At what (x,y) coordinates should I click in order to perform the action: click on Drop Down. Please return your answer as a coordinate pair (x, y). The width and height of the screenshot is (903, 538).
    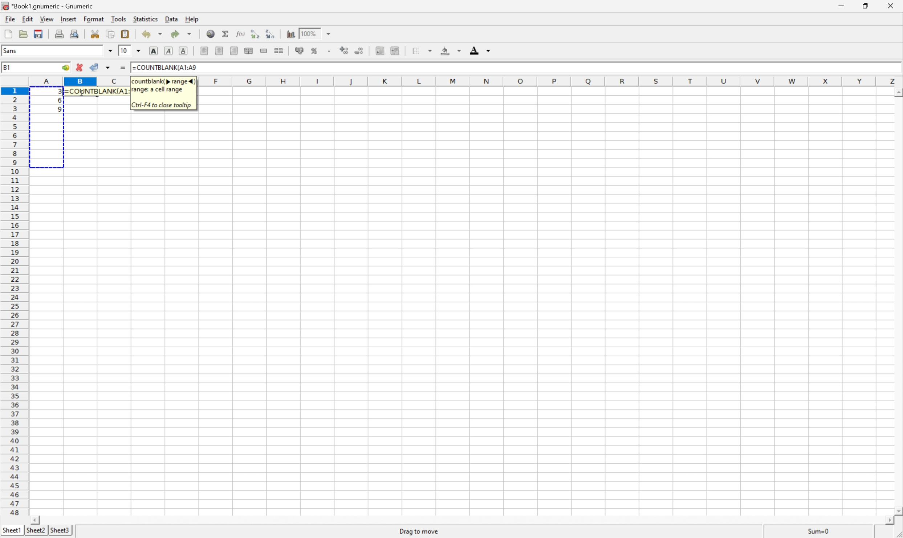
    Looking at the image, I should click on (330, 33).